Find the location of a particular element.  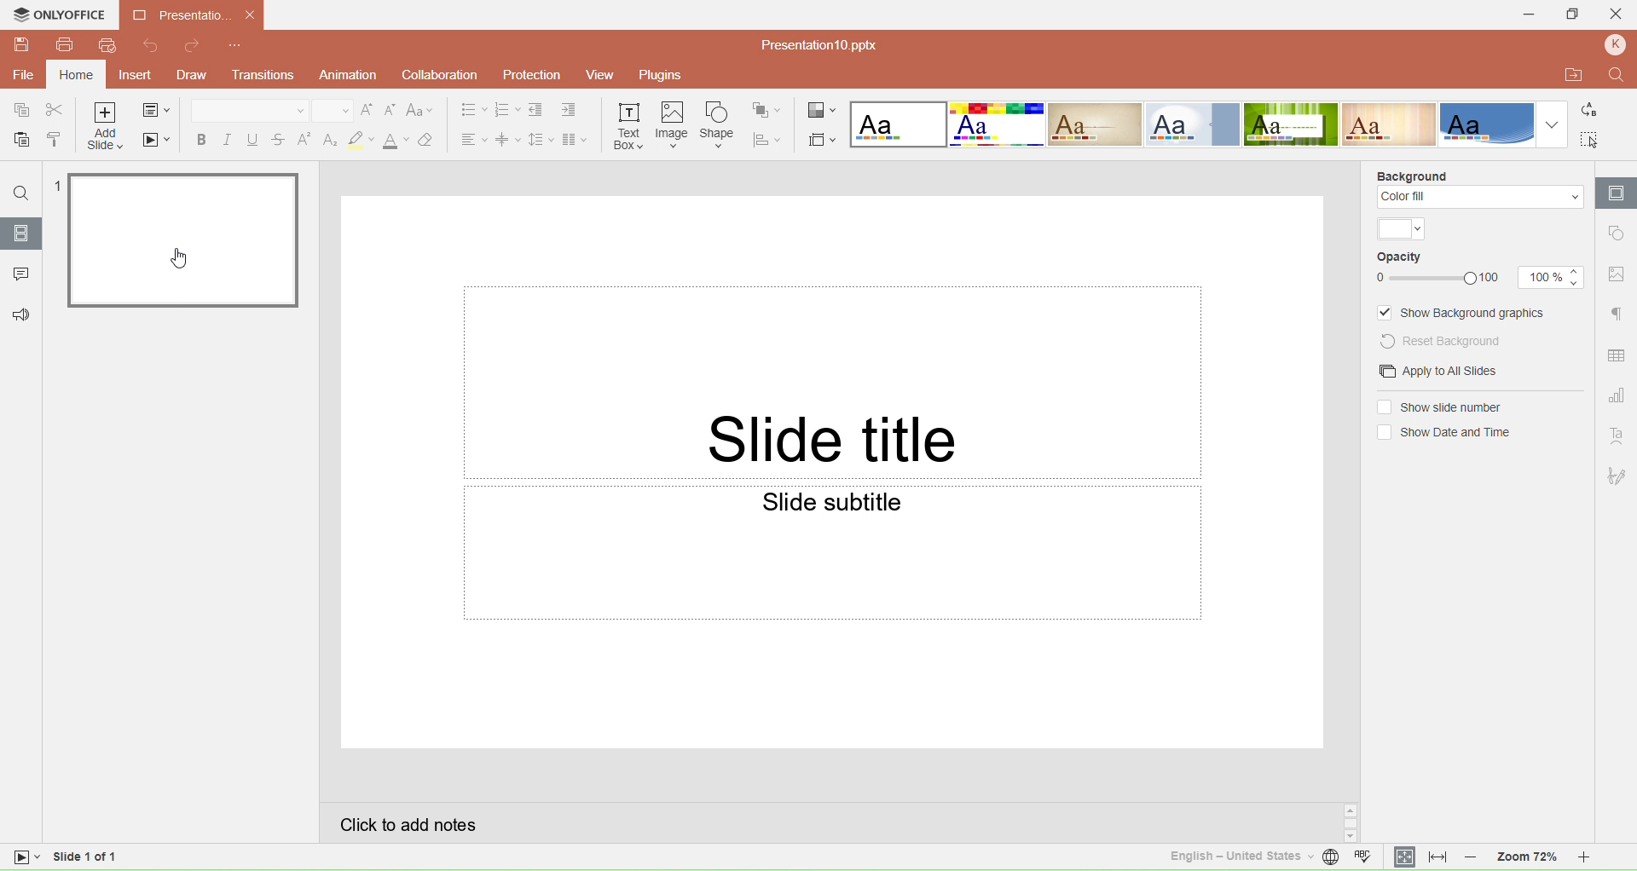

Plugins is located at coordinates (668, 76).